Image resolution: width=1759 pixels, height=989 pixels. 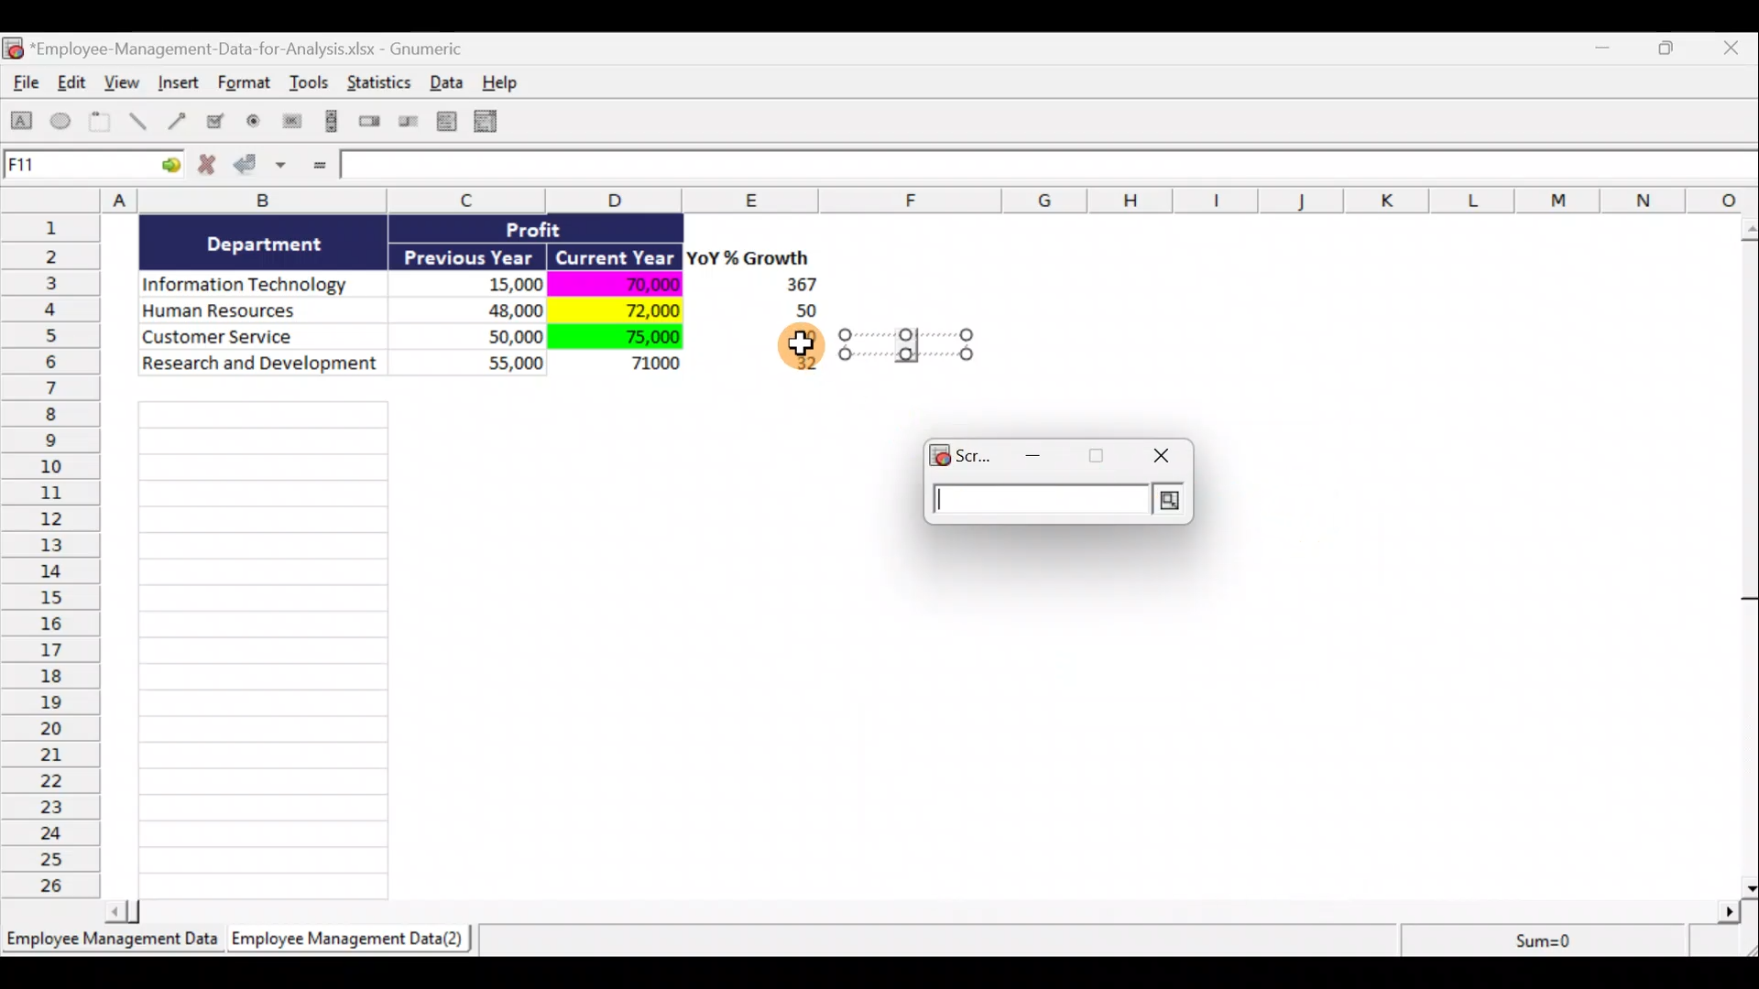 What do you see at coordinates (290, 125) in the screenshot?
I see `Create a button` at bounding box center [290, 125].